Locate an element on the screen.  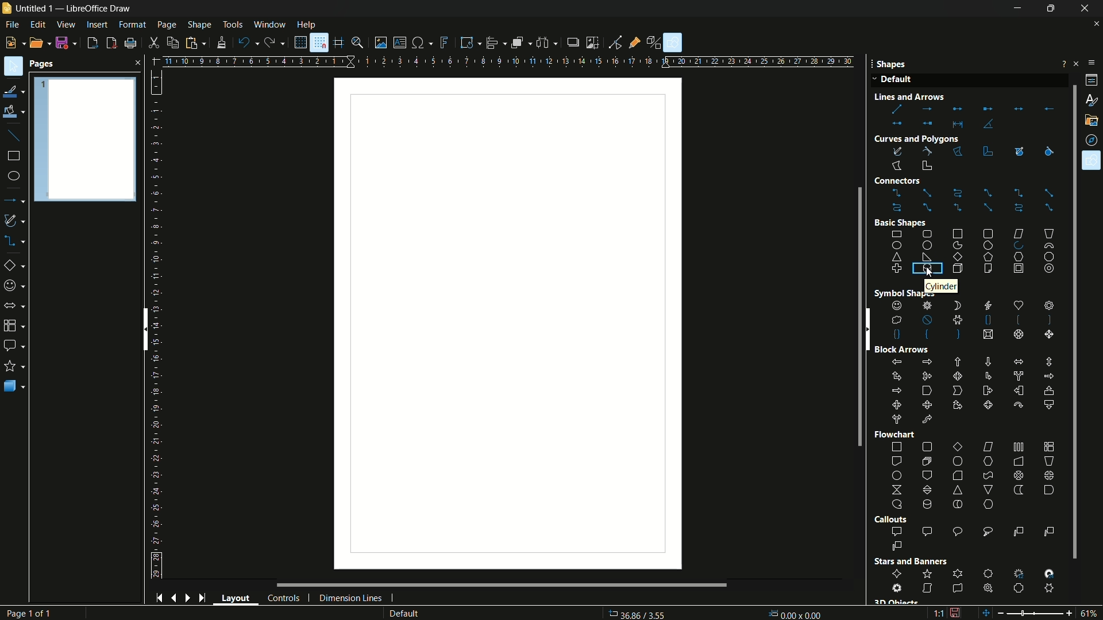
rectangle is located at coordinates (14, 156).